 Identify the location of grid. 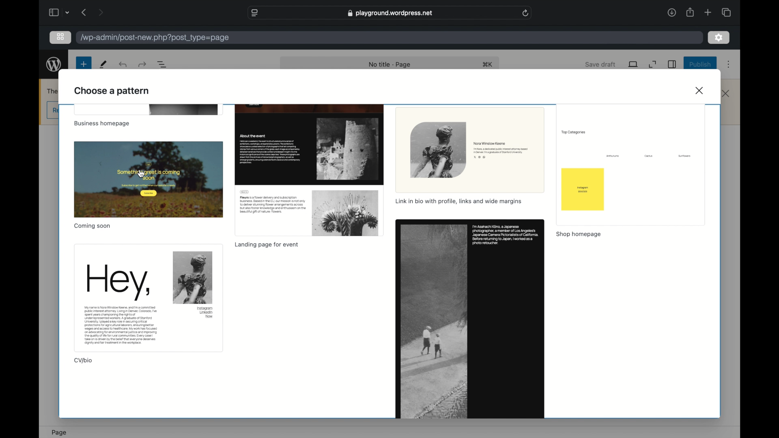
(60, 36).